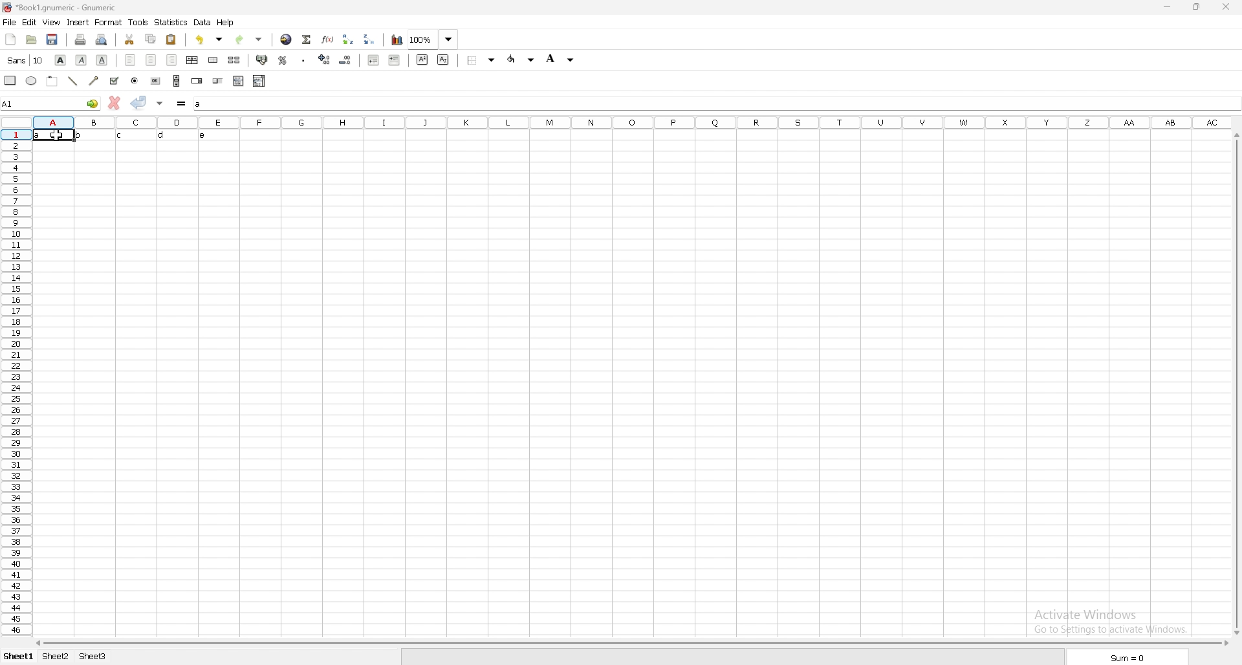 Image resolution: width=1242 pixels, height=665 pixels. Describe the element at coordinates (249, 39) in the screenshot. I see `redo` at that location.